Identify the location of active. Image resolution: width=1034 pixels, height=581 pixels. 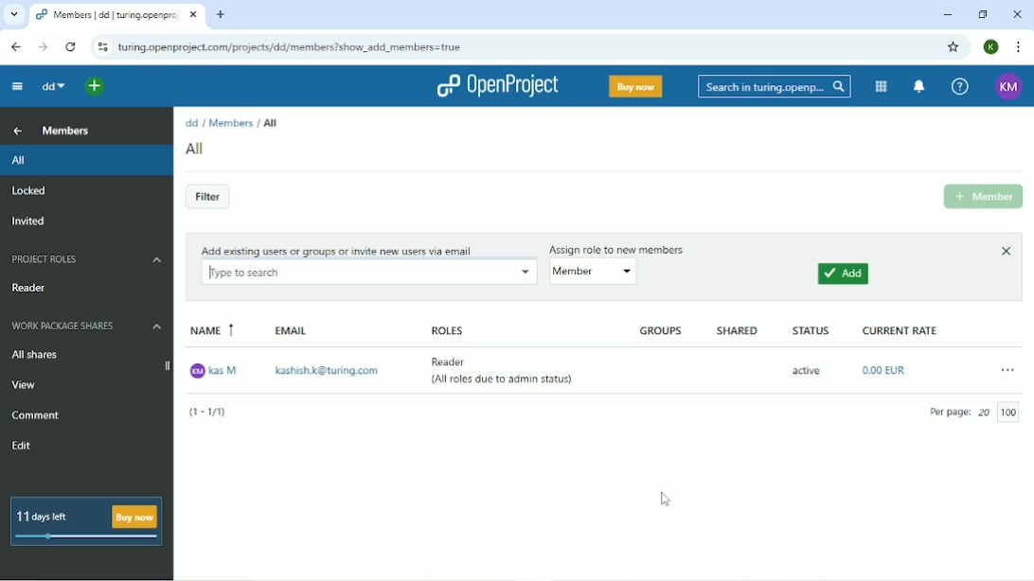
(806, 370).